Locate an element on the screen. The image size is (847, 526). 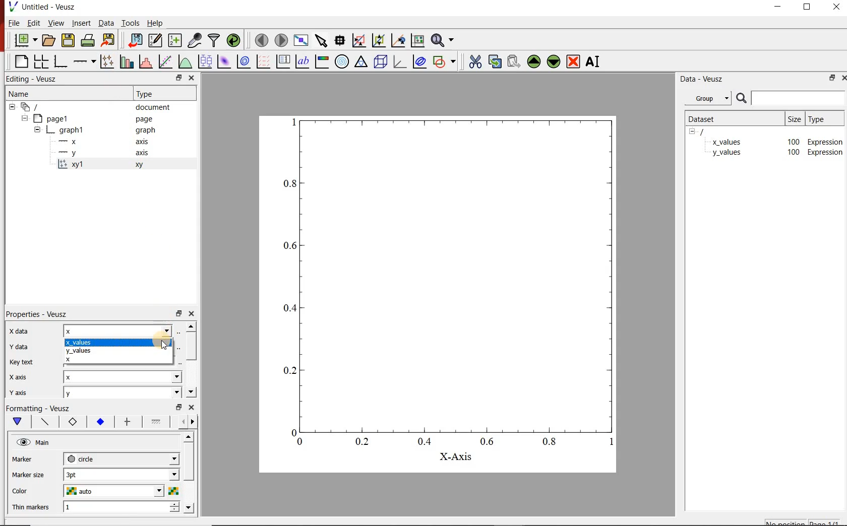
Editing - Veusz is located at coordinates (32, 79).